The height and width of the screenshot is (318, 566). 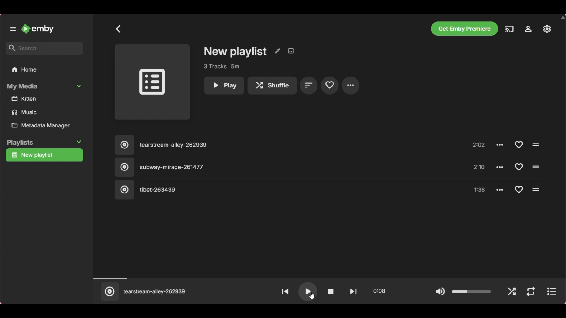 I want to click on Click to play respective song, so click(x=536, y=190).